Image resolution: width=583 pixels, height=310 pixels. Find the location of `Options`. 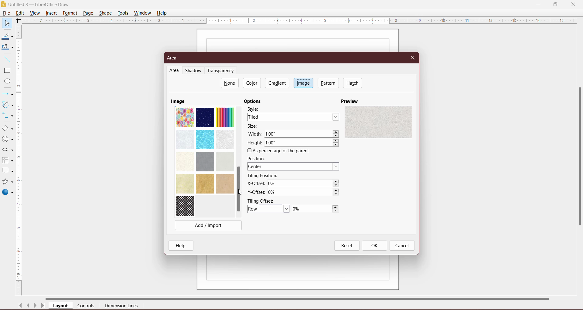

Options is located at coordinates (254, 101).